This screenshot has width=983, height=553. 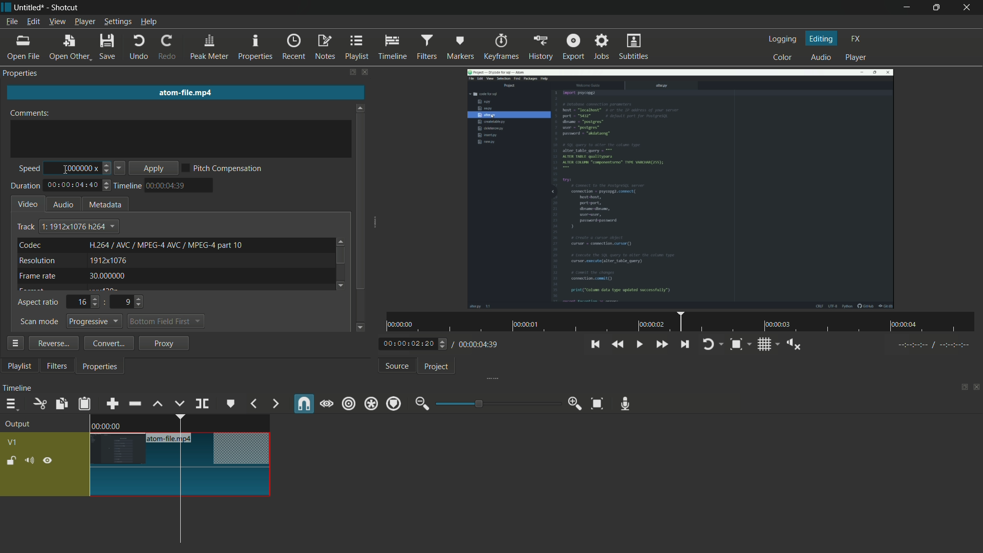 I want to click on overwrite, so click(x=179, y=403).